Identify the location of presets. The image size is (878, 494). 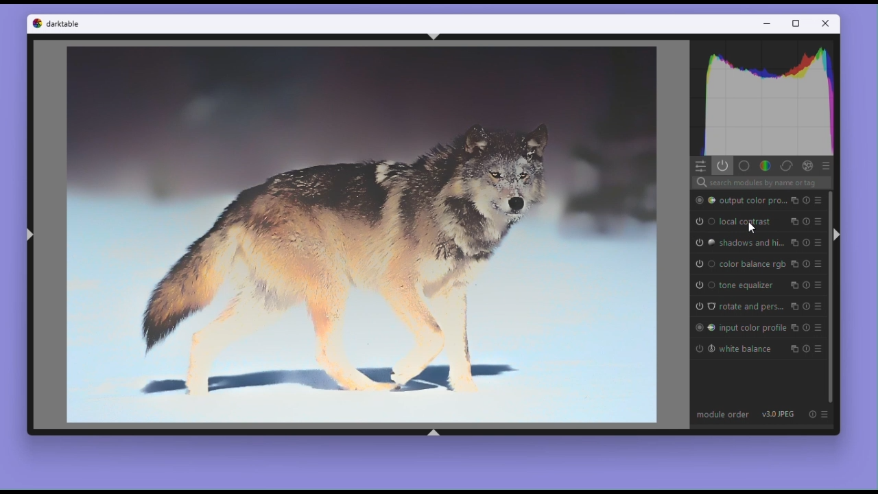
(816, 242).